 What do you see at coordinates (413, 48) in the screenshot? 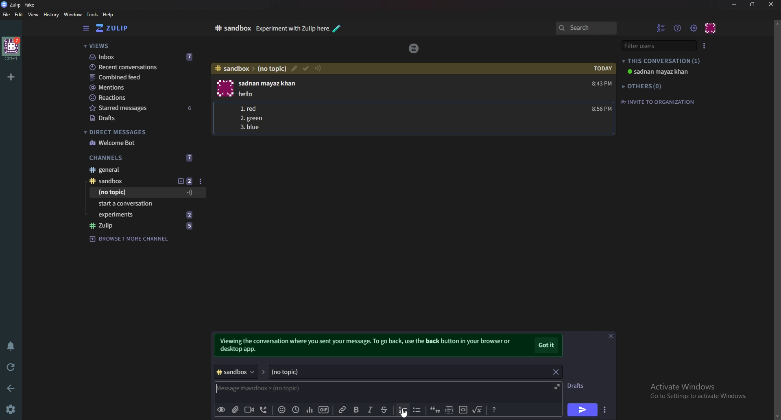
I see `zulip` at bounding box center [413, 48].